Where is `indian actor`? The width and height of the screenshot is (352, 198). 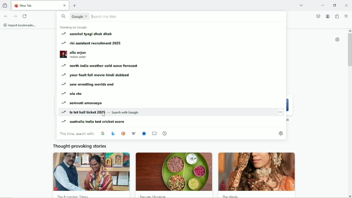
indian actor is located at coordinates (79, 58).